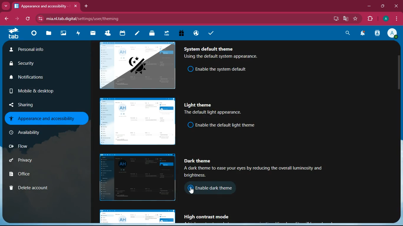 Image resolution: width=403 pixels, height=226 pixels. I want to click on activity, so click(377, 34).